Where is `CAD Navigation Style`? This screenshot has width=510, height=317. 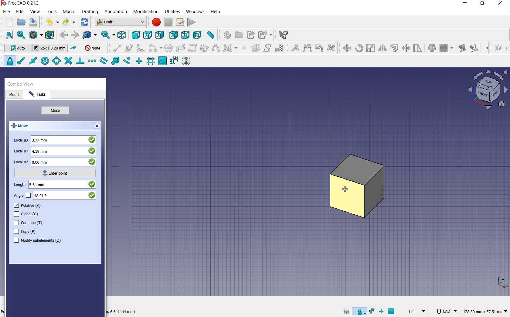 CAD Navigation Style is located at coordinates (445, 311).